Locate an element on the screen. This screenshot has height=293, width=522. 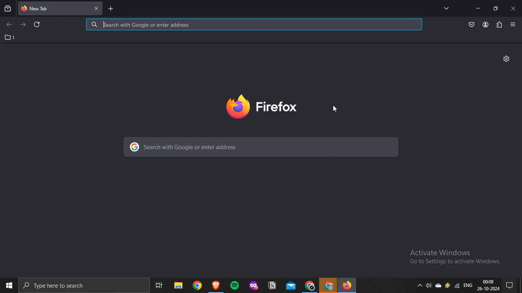
00:08 is located at coordinates (488, 282).